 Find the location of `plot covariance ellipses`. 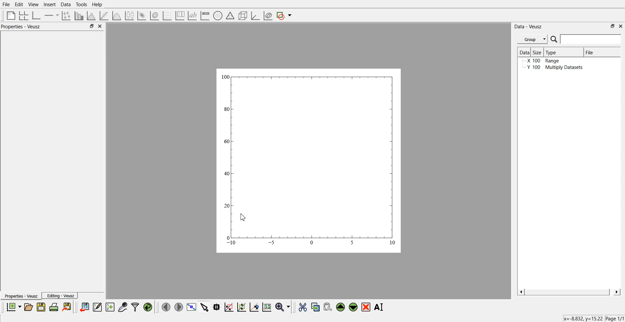

plot covariance ellipses is located at coordinates (268, 16).